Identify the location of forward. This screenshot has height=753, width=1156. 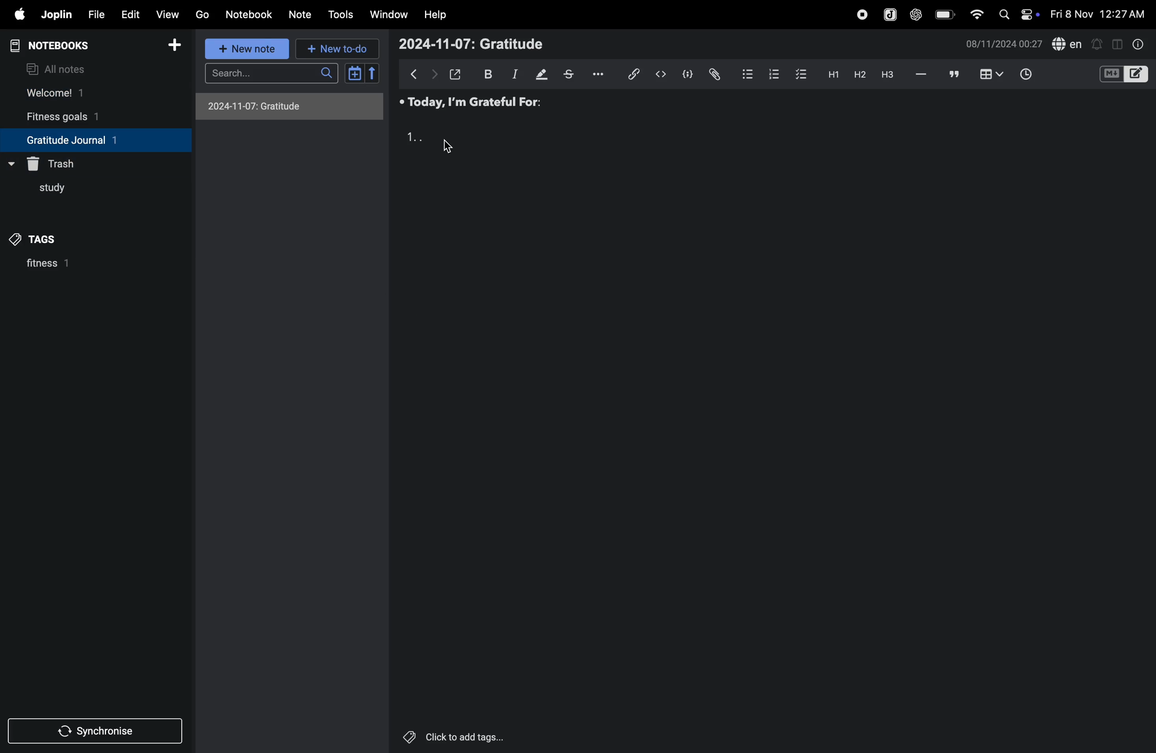
(434, 75).